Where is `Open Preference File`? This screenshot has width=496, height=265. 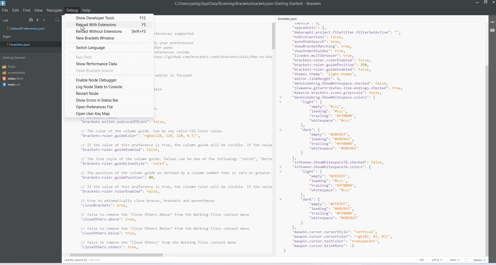 Open Preference File is located at coordinates (109, 107).